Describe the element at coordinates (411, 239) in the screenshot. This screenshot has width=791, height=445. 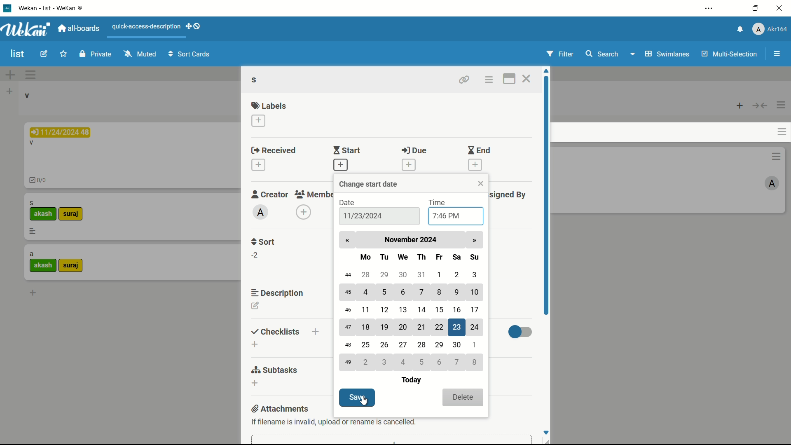
I see `month and year` at that location.